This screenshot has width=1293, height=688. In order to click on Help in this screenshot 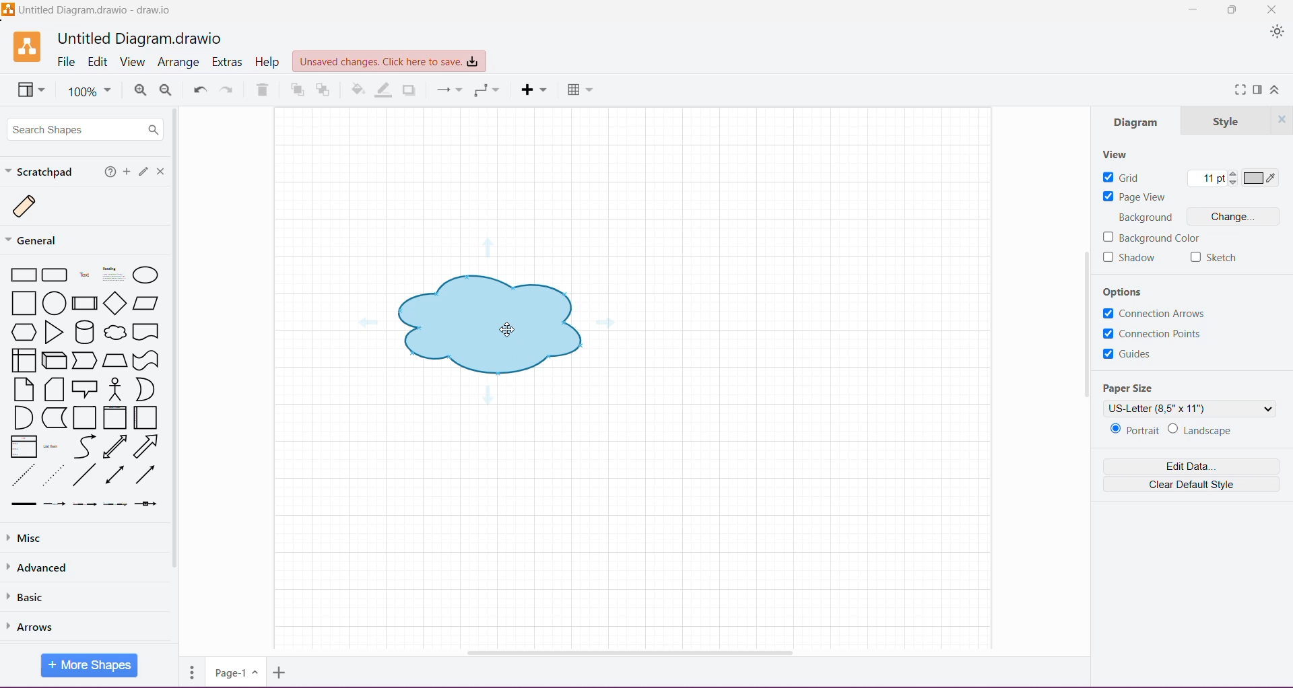, I will do `click(269, 63)`.